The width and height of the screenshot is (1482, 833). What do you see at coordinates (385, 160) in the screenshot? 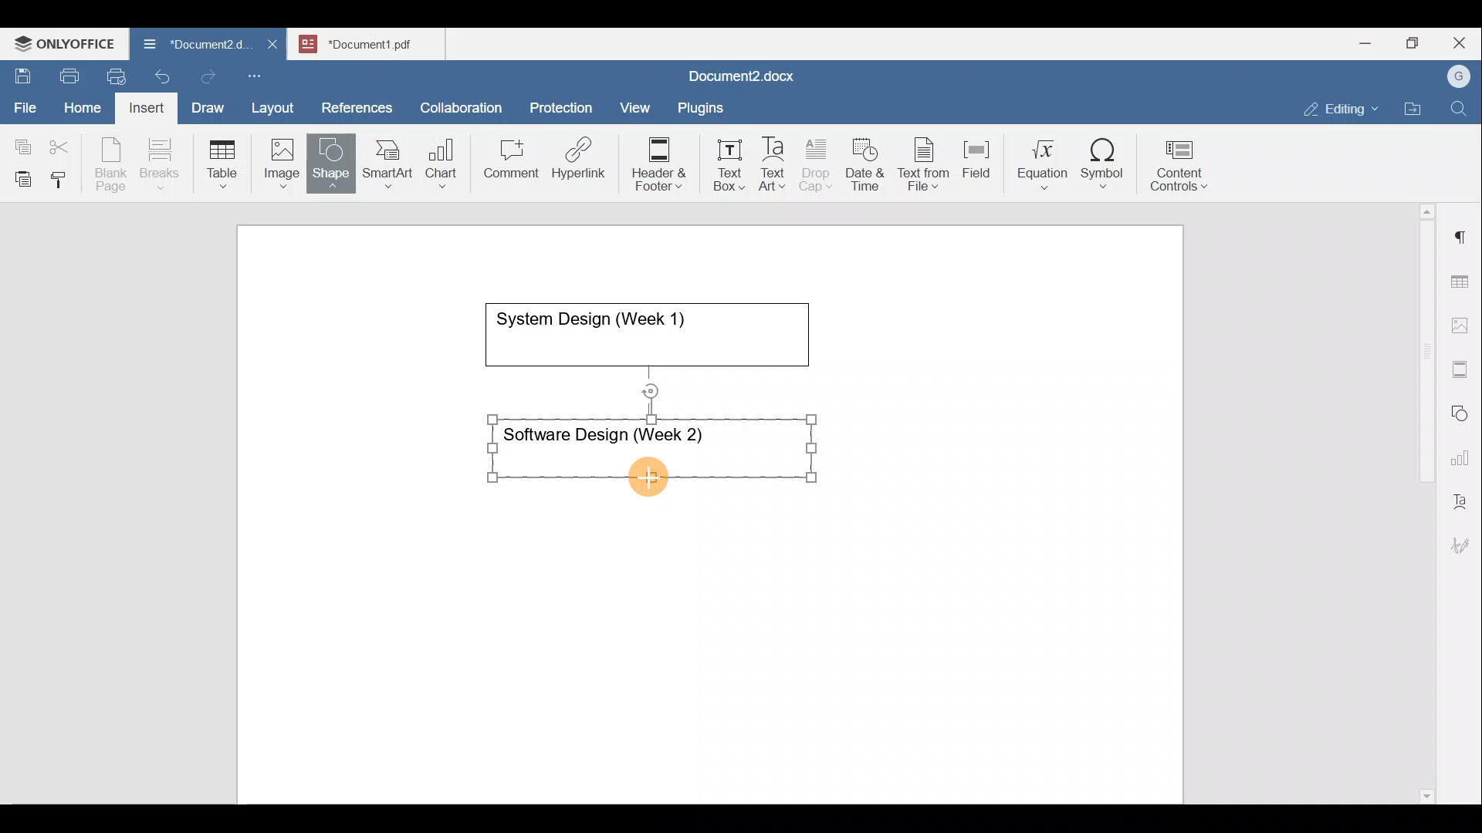
I see `SmartArt` at bounding box center [385, 160].